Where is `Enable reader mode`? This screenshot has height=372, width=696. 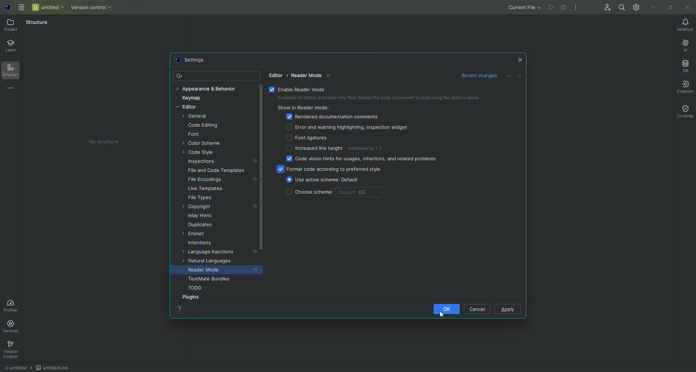 Enable reader mode is located at coordinates (302, 89).